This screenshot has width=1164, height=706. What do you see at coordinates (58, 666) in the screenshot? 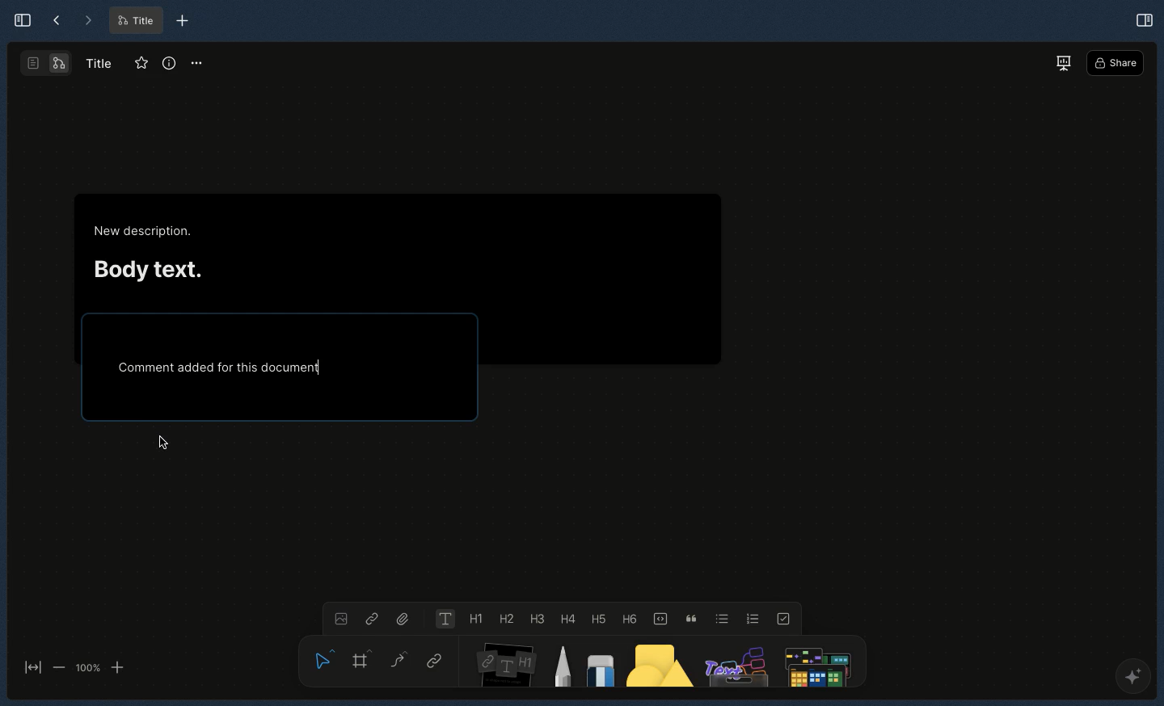
I see `zoom out` at bounding box center [58, 666].